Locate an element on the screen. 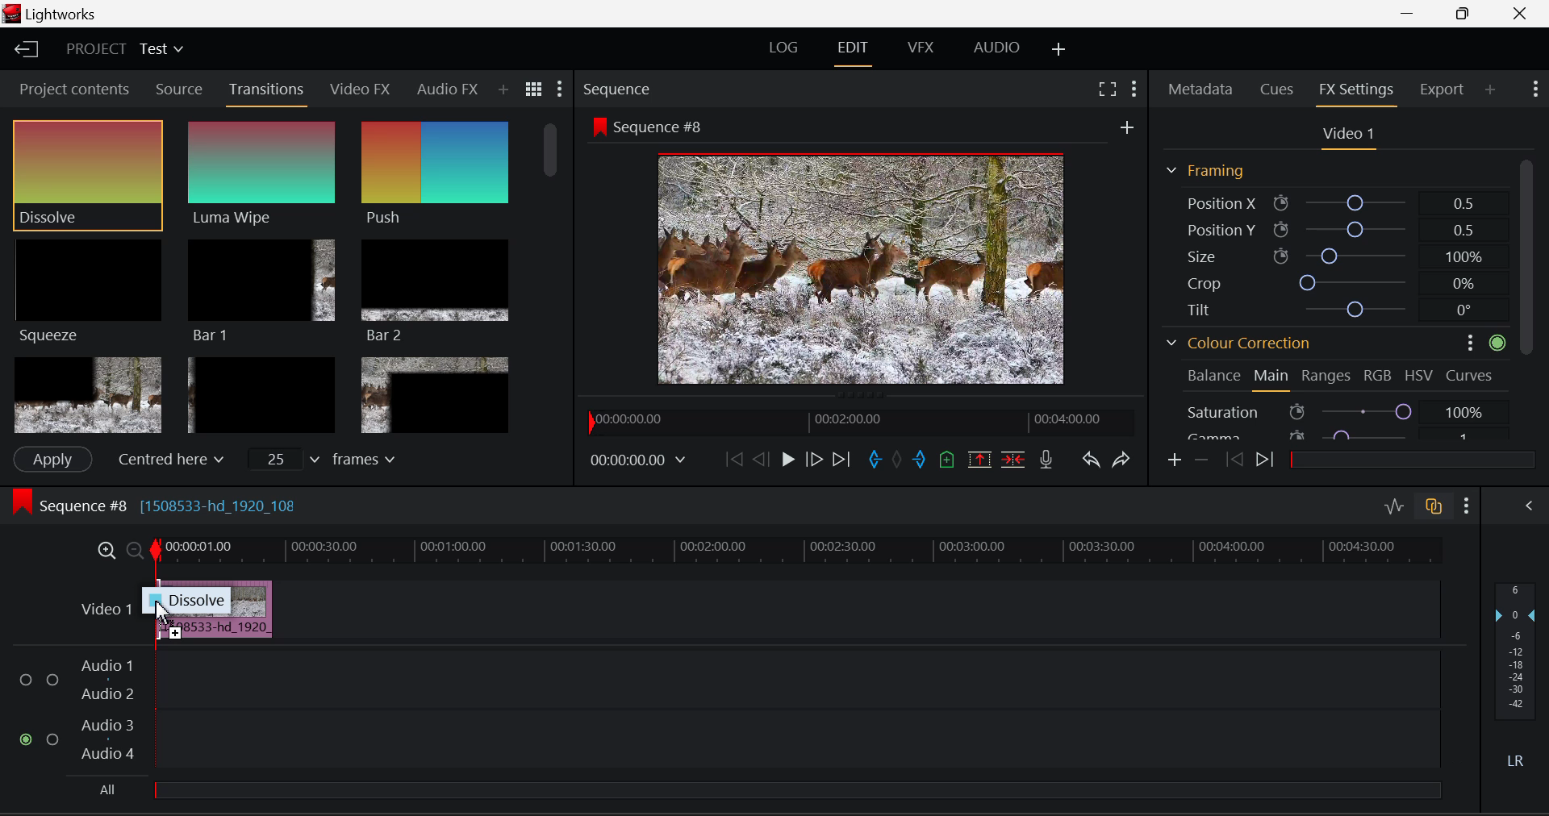  Centered here is located at coordinates (170, 458).